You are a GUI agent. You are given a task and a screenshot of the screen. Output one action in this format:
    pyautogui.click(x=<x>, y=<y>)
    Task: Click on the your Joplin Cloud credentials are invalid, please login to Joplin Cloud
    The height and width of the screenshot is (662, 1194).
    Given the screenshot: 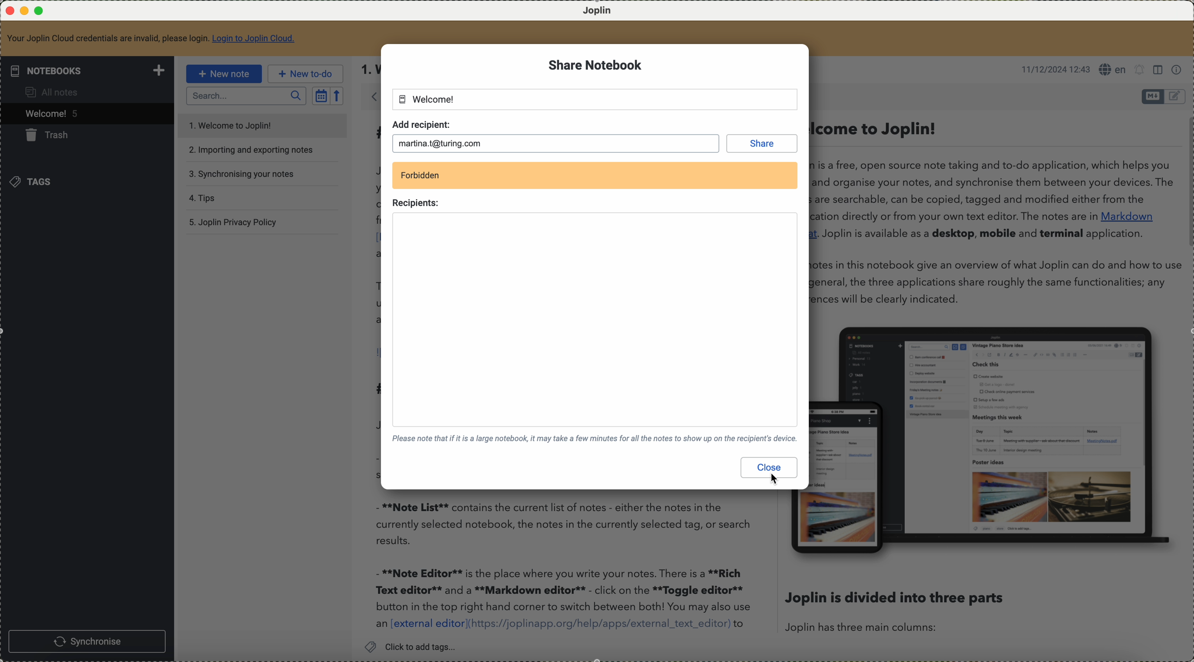 What is the action you would take?
    pyautogui.click(x=152, y=38)
    